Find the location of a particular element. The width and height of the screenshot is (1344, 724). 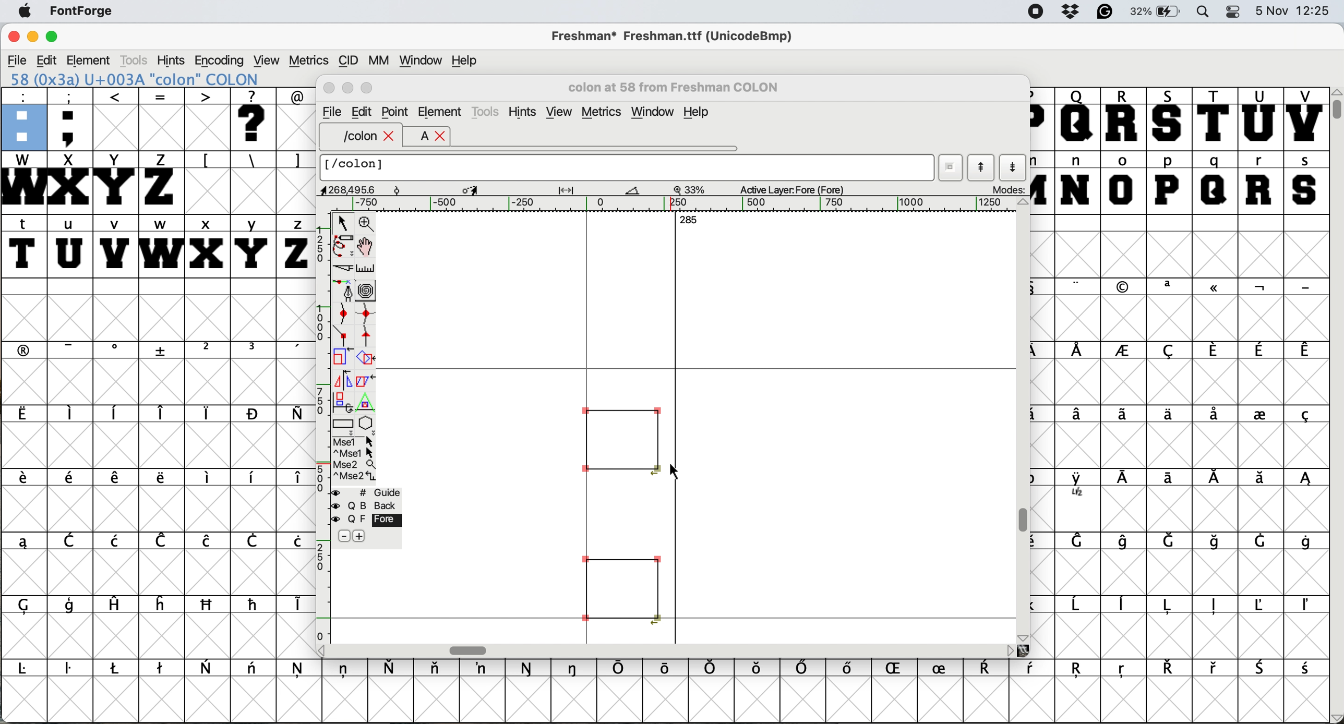

grammarly is located at coordinates (1108, 13).